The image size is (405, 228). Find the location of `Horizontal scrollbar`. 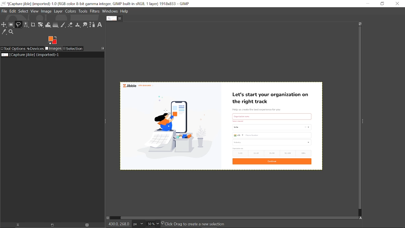

Horizontal scrollbar is located at coordinates (240, 217).